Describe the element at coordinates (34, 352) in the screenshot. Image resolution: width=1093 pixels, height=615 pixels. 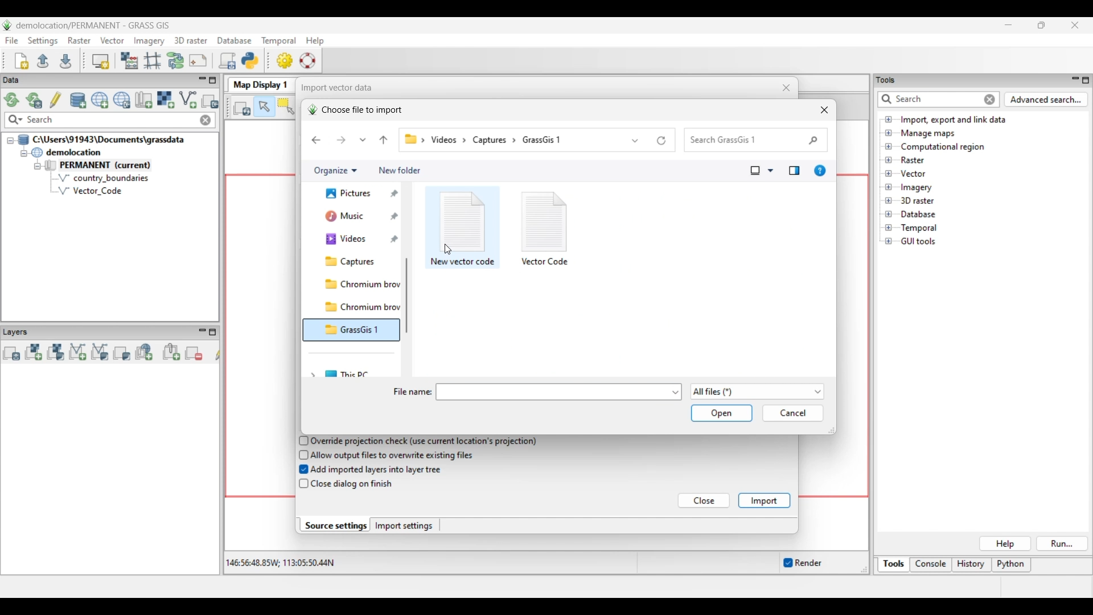
I see `Add raster map layer` at that location.